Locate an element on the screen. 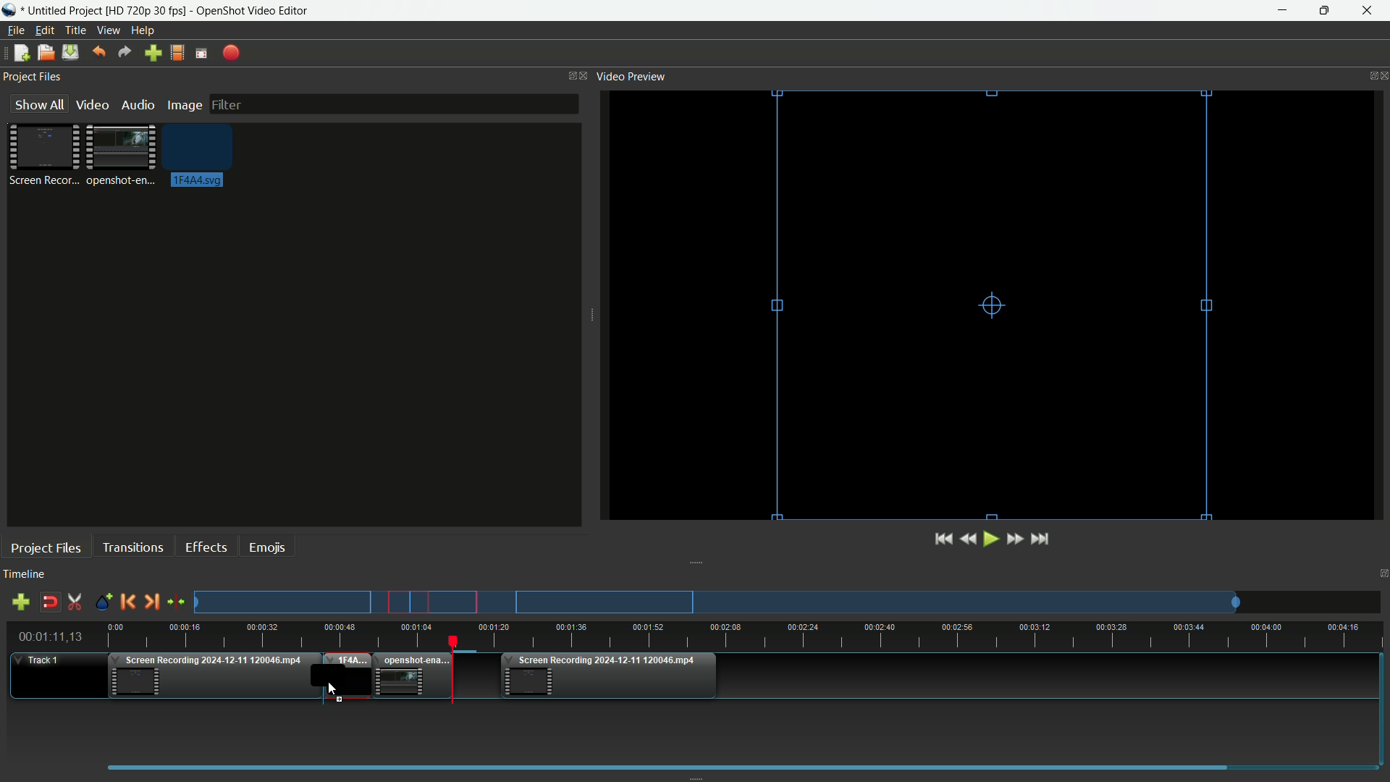 Image resolution: width=1390 pixels, height=782 pixels. close video preview is located at coordinates (1381, 75).